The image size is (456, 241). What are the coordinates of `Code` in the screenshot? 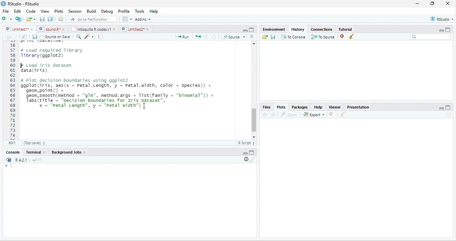 It's located at (31, 11).